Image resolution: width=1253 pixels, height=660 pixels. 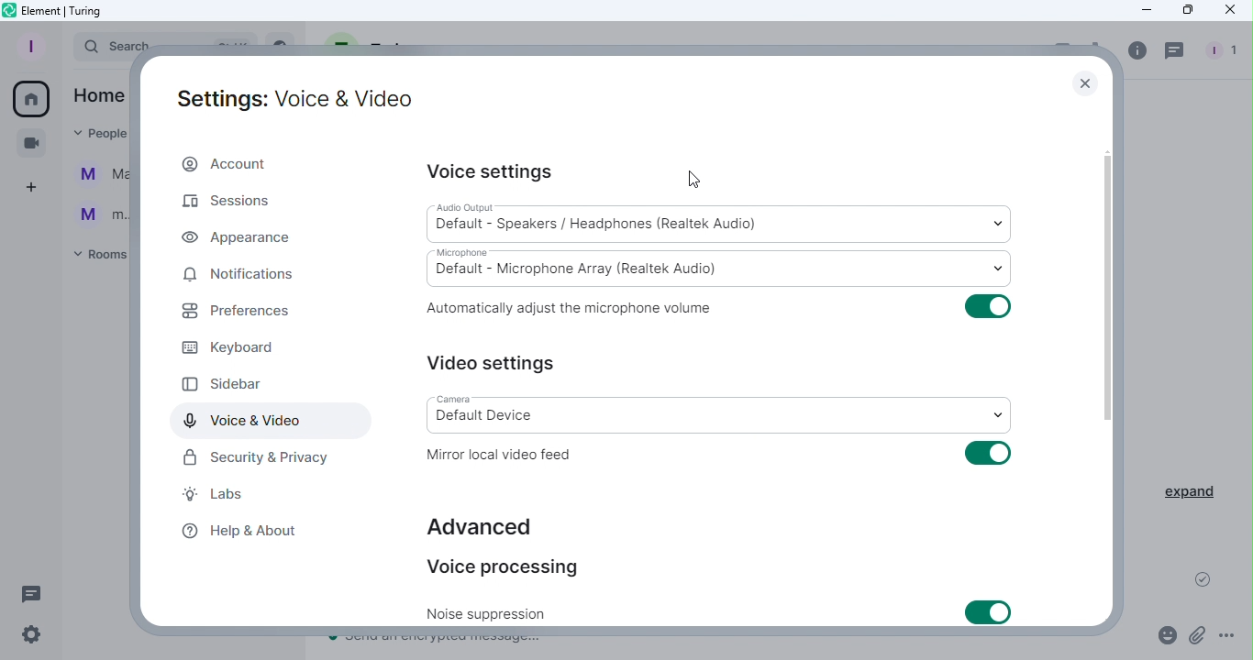 What do you see at coordinates (725, 412) in the screenshot?
I see `Camera` at bounding box center [725, 412].